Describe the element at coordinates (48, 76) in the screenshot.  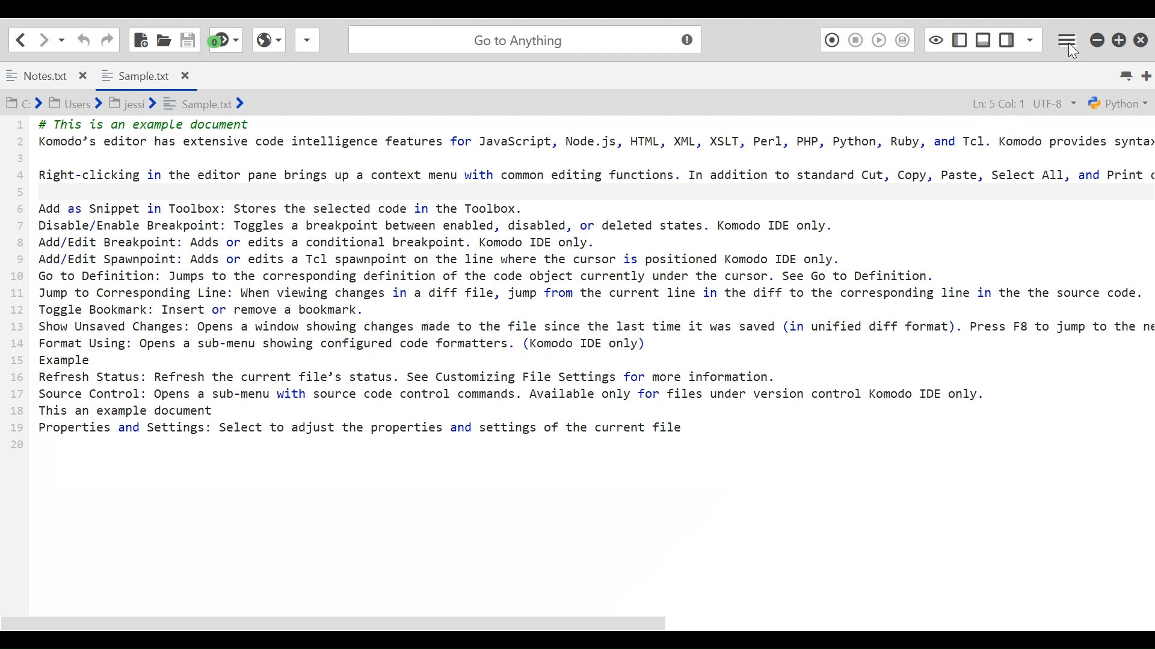
I see `Notes.txt` at that location.